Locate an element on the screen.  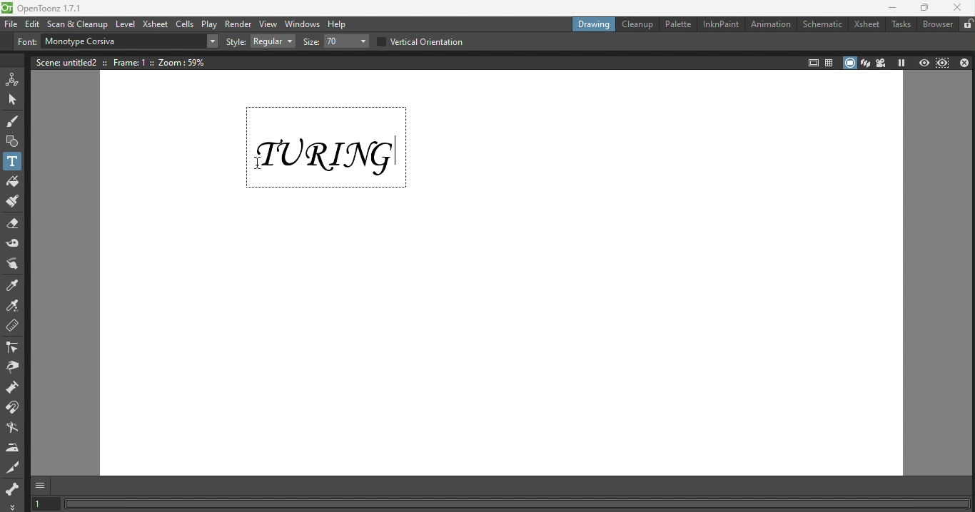
Eraser tool is located at coordinates (13, 222).